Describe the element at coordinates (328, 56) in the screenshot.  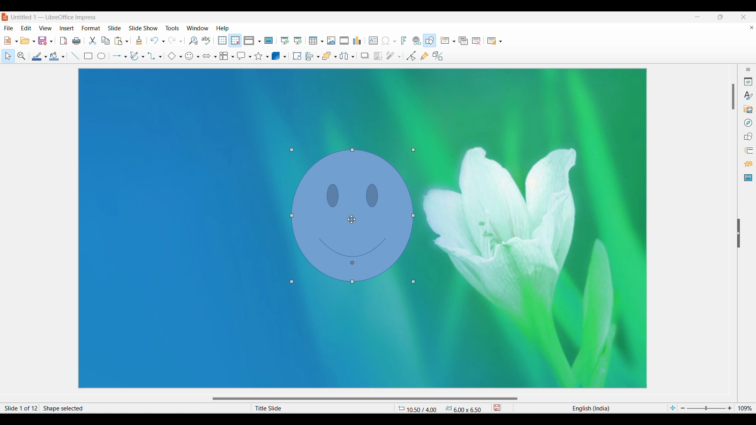
I see `Selected arrangement` at that location.